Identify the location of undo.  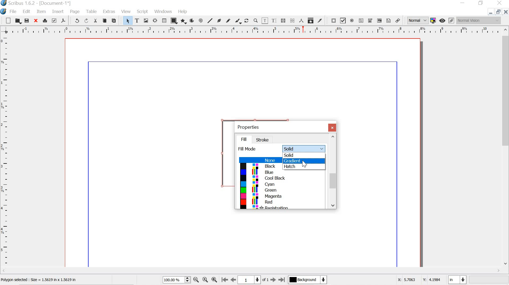
(76, 21).